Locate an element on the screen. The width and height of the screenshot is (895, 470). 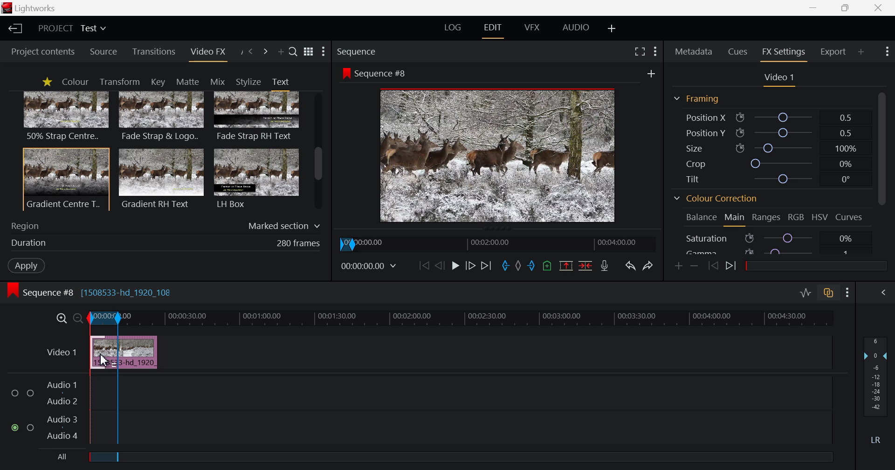
Mark Cue is located at coordinates (548, 266).